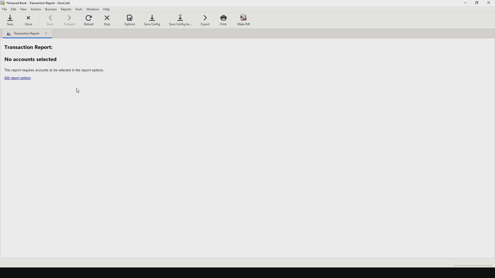 The height and width of the screenshot is (278, 495). Describe the element at coordinates (14, 9) in the screenshot. I see `edit` at that location.